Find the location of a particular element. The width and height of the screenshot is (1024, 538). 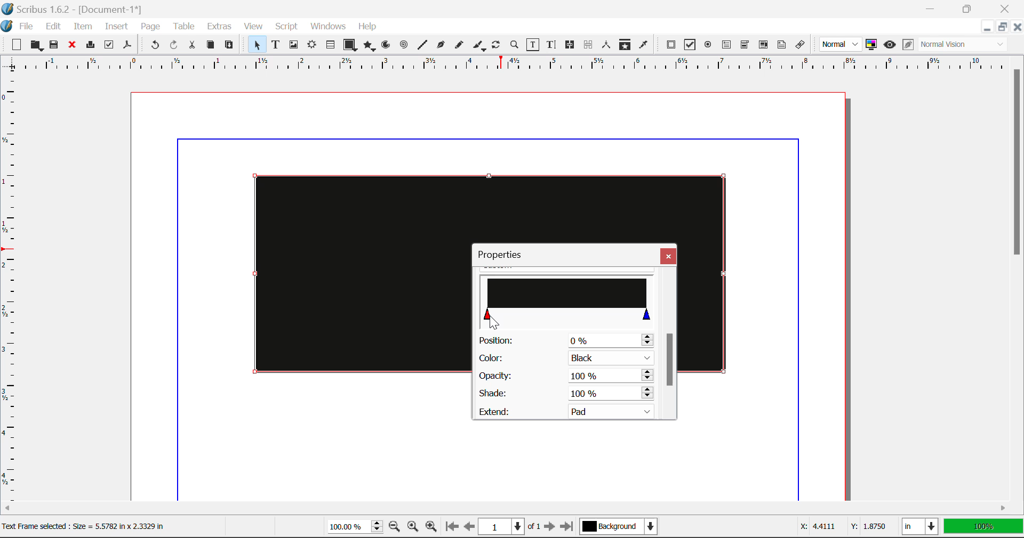

Windows is located at coordinates (327, 27).